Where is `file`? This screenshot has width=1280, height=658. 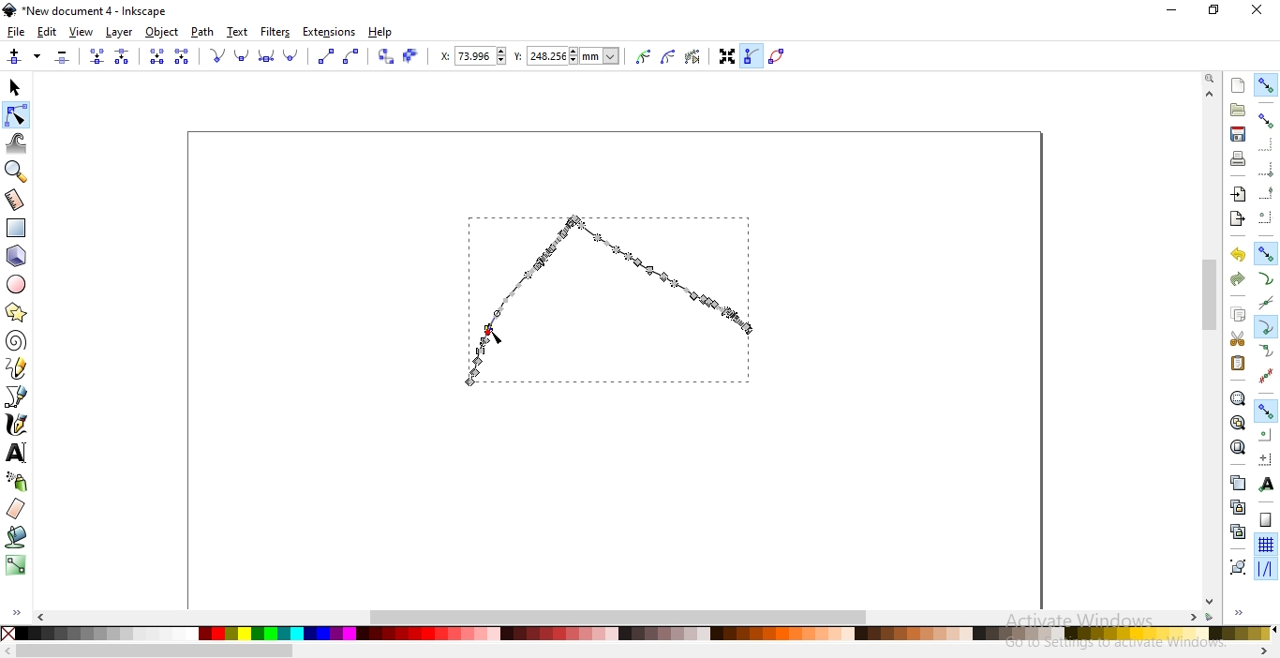 file is located at coordinates (16, 32).